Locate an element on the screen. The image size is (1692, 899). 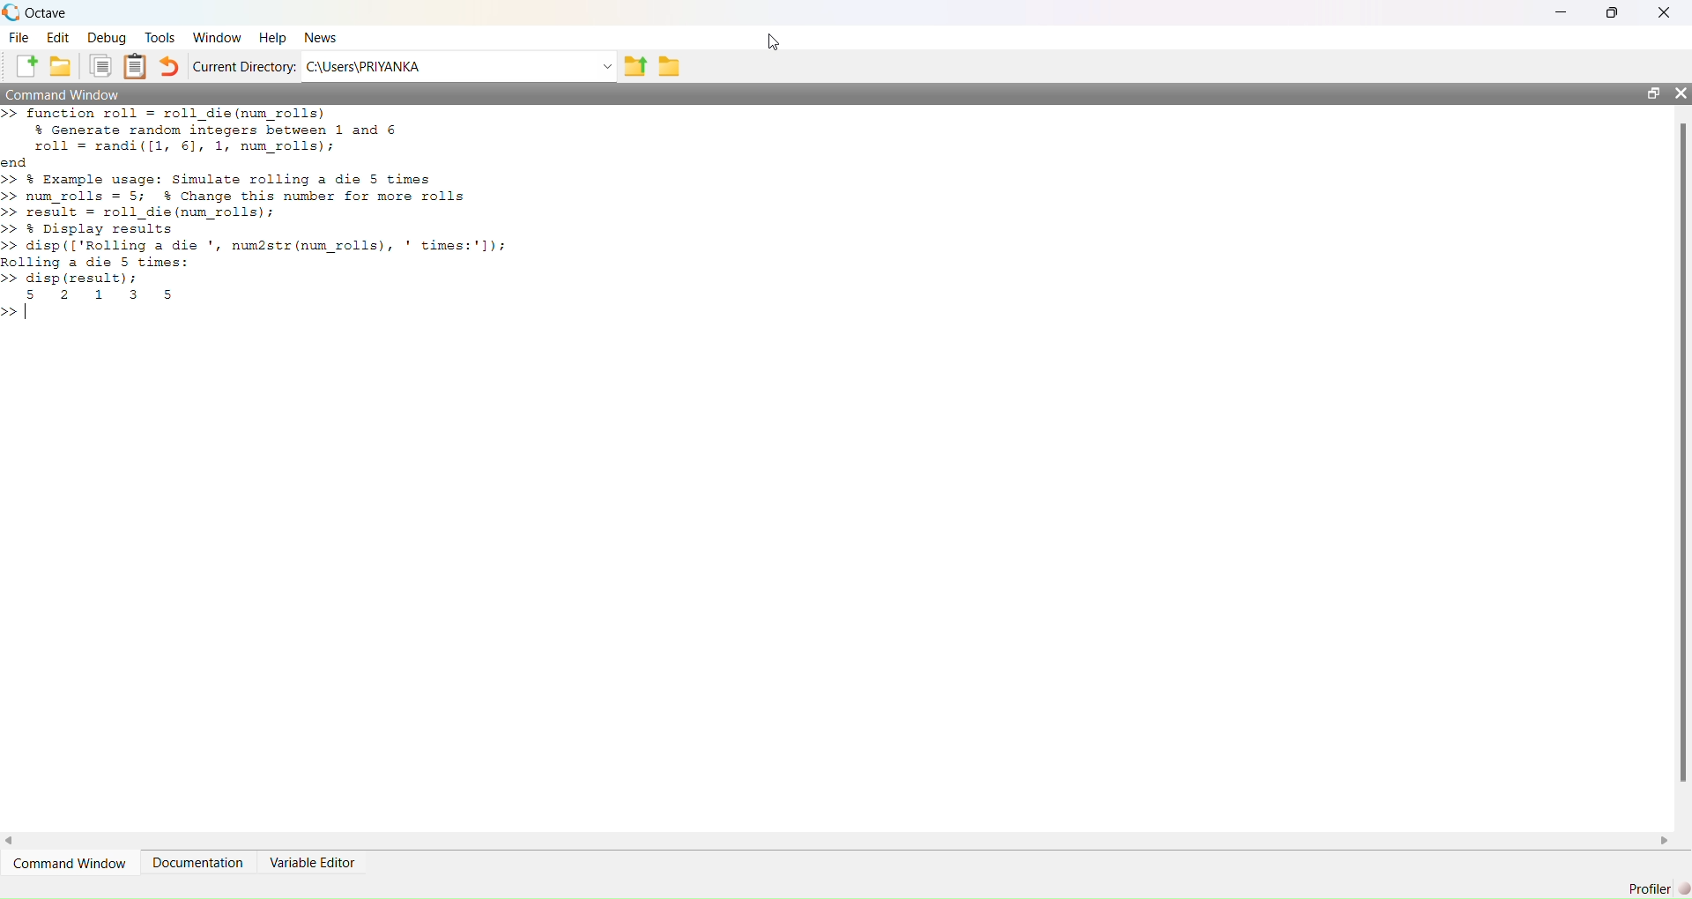
Clipboard  is located at coordinates (137, 65).